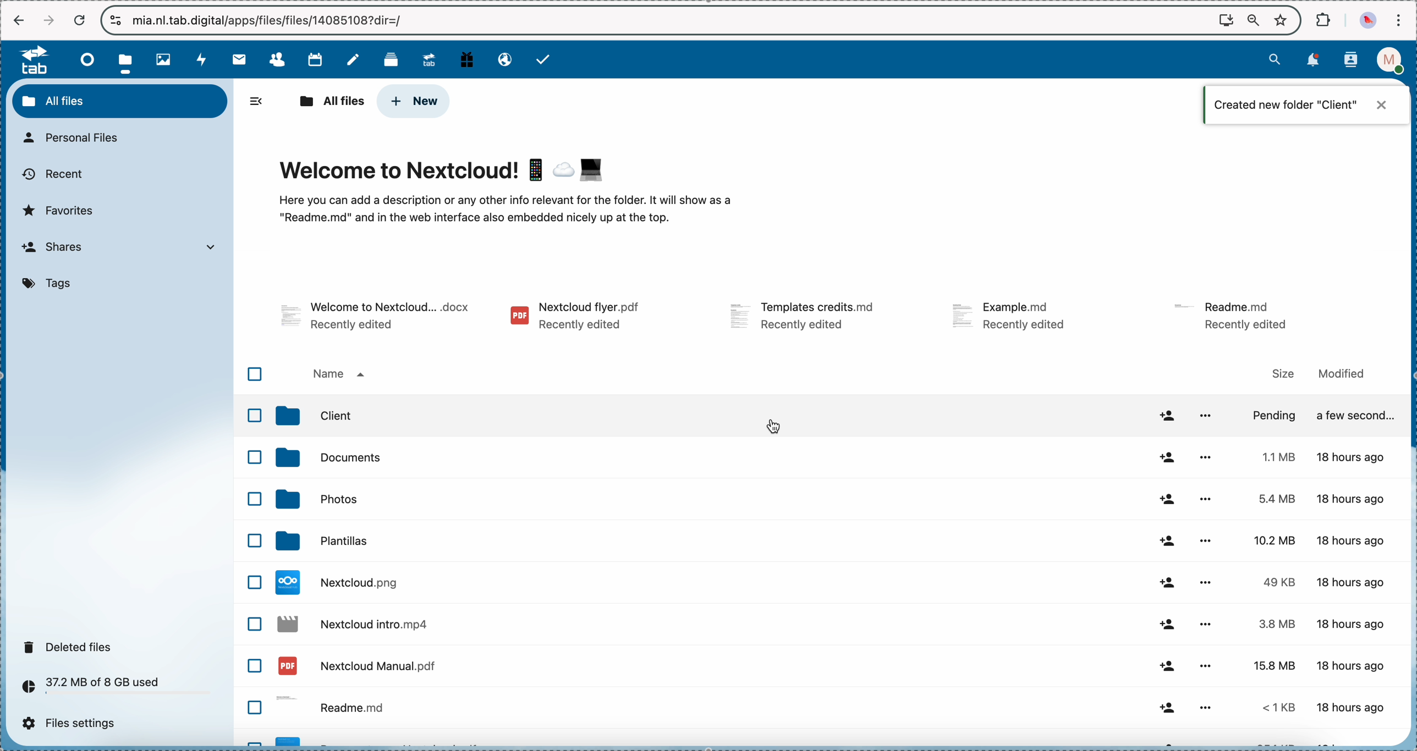 The width and height of the screenshot is (1417, 751). Describe the element at coordinates (1169, 499) in the screenshot. I see `share` at that location.